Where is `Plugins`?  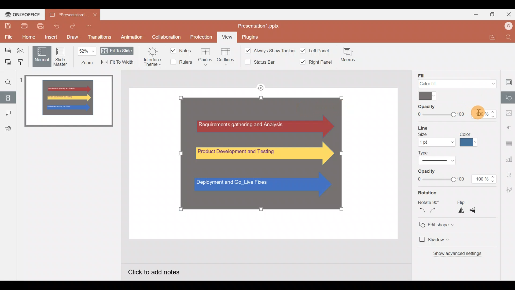
Plugins is located at coordinates (250, 38).